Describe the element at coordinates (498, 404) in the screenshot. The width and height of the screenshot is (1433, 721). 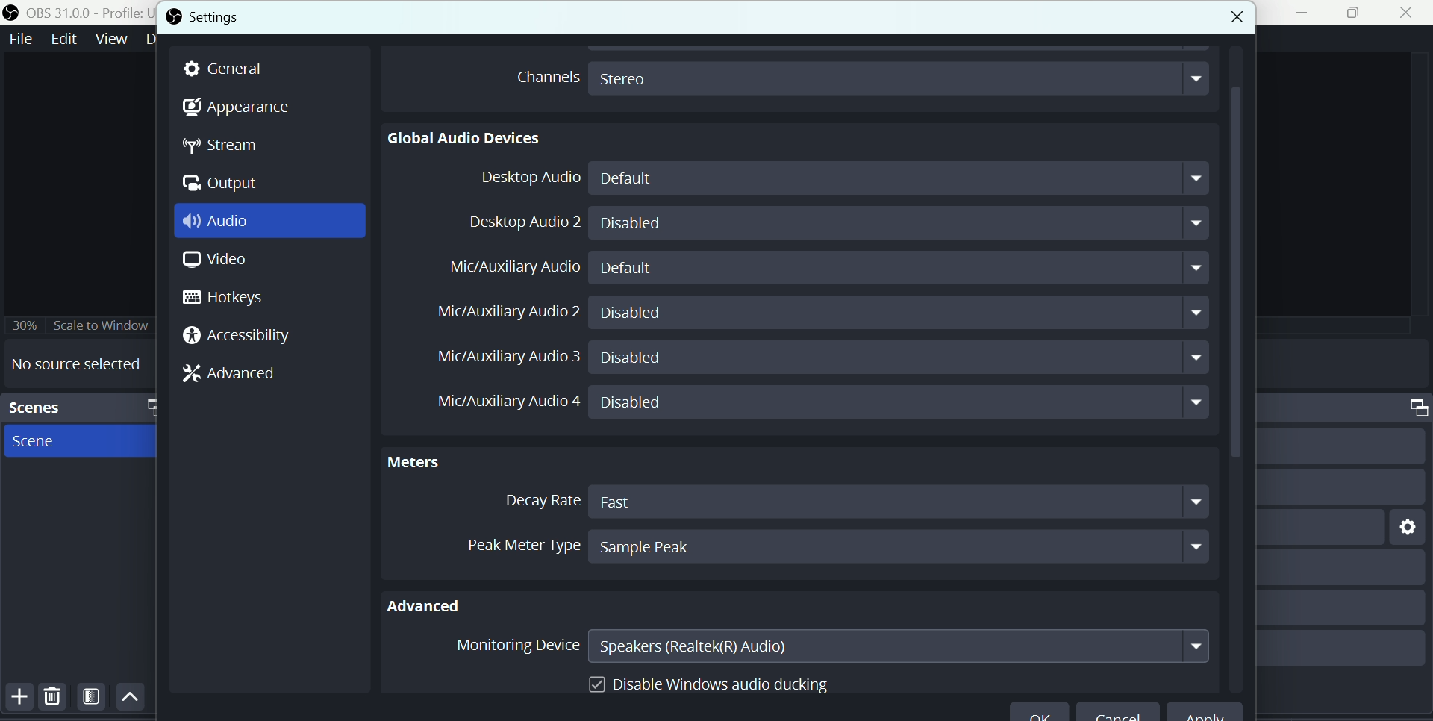
I see `Mic/Auxiliary Audio 4` at that location.